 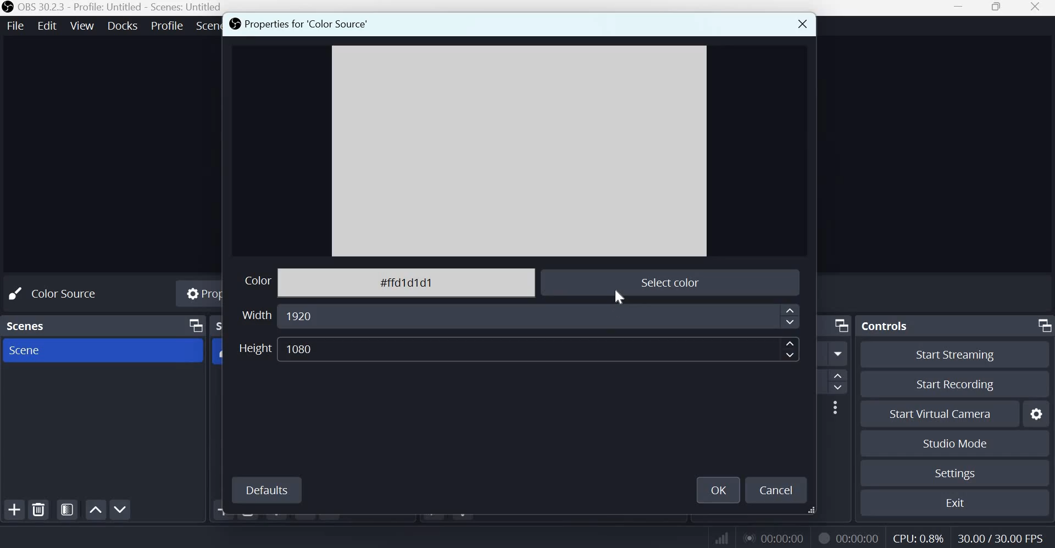 What do you see at coordinates (166, 25) in the screenshot?
I see `Profile` at bounding box center [166, 25].